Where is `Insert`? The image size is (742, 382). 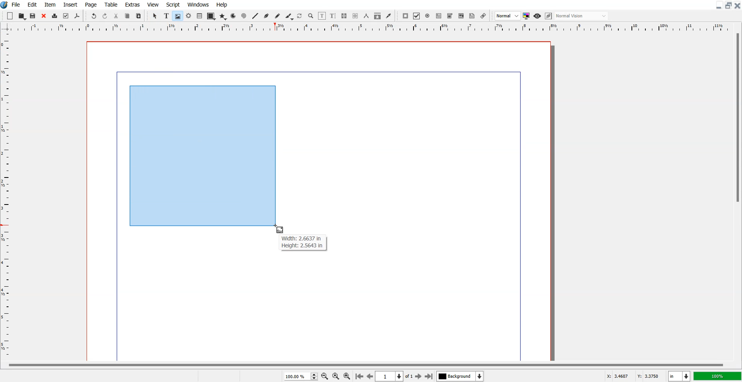 Insert is located at coordinates (70, 4).